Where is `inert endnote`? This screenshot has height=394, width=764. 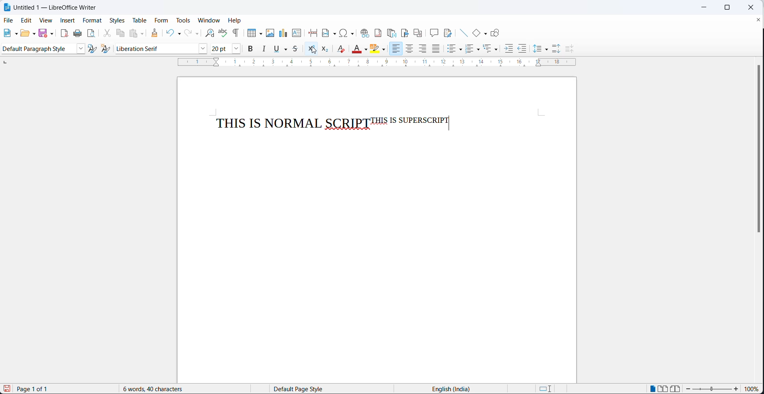
inert endnote is located at coordinates (393, 32).